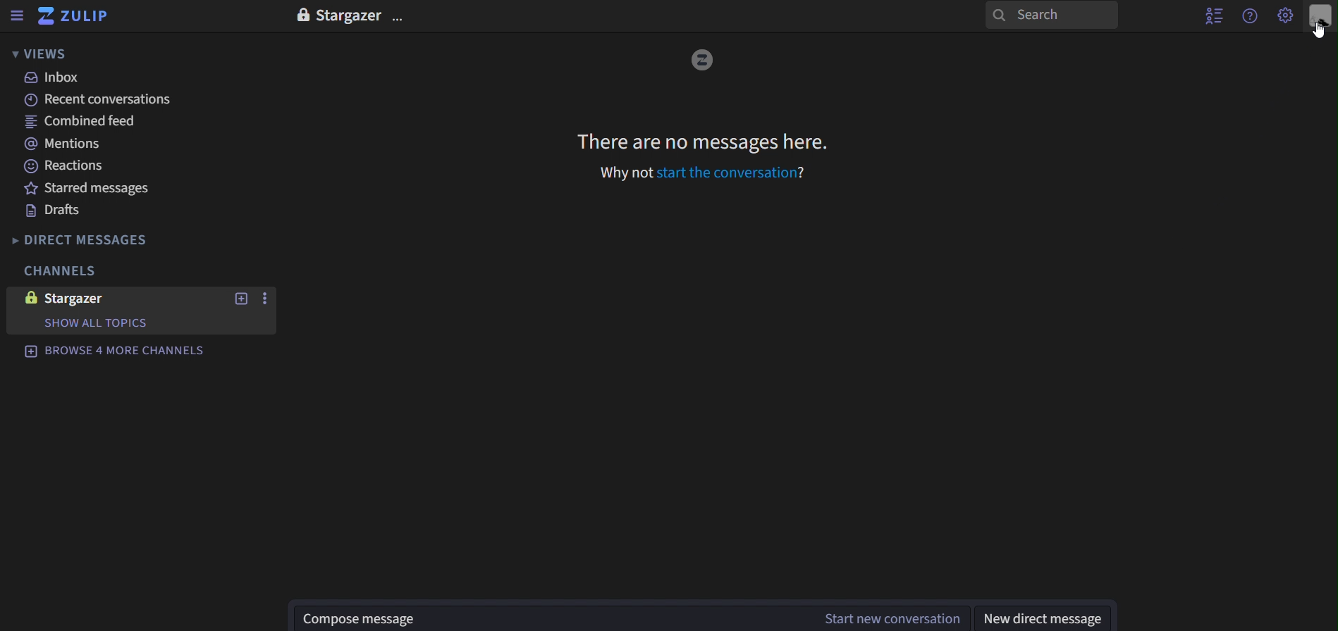 This screenshot has width=1338, height=631. What do you see at coordinates (702, 61) in the screenshot?
I see `image` at bounding box center [702, 61].